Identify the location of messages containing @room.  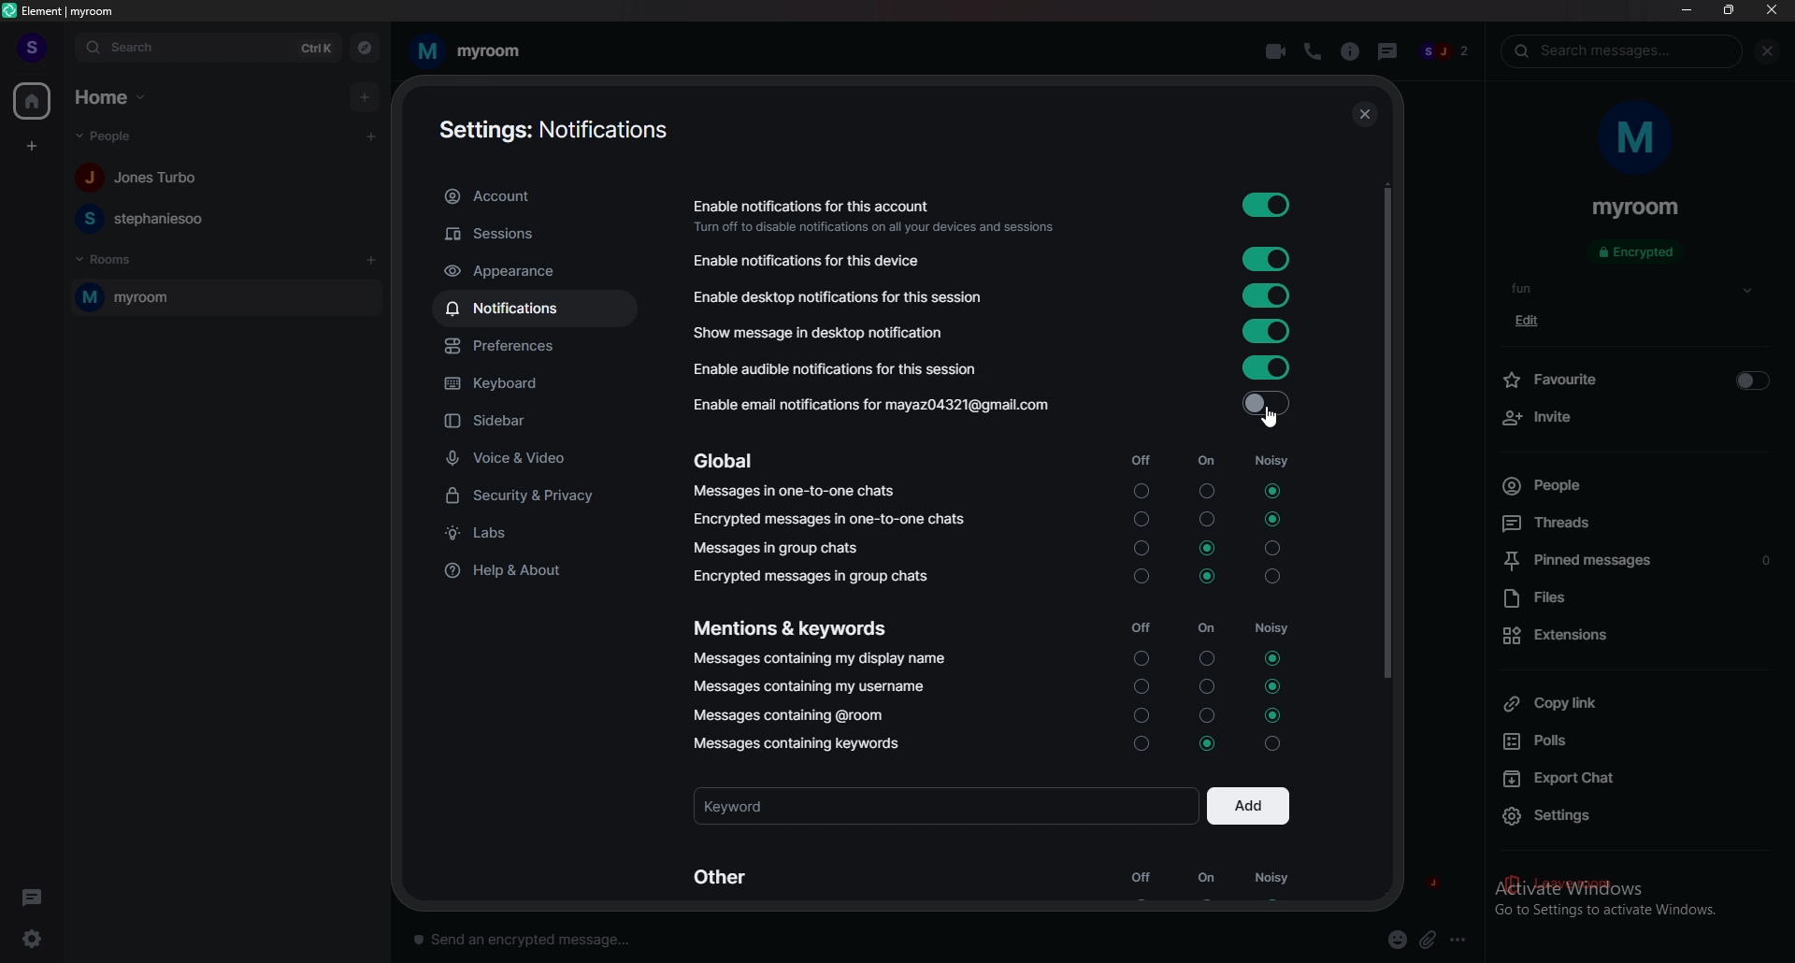
(791, 716).